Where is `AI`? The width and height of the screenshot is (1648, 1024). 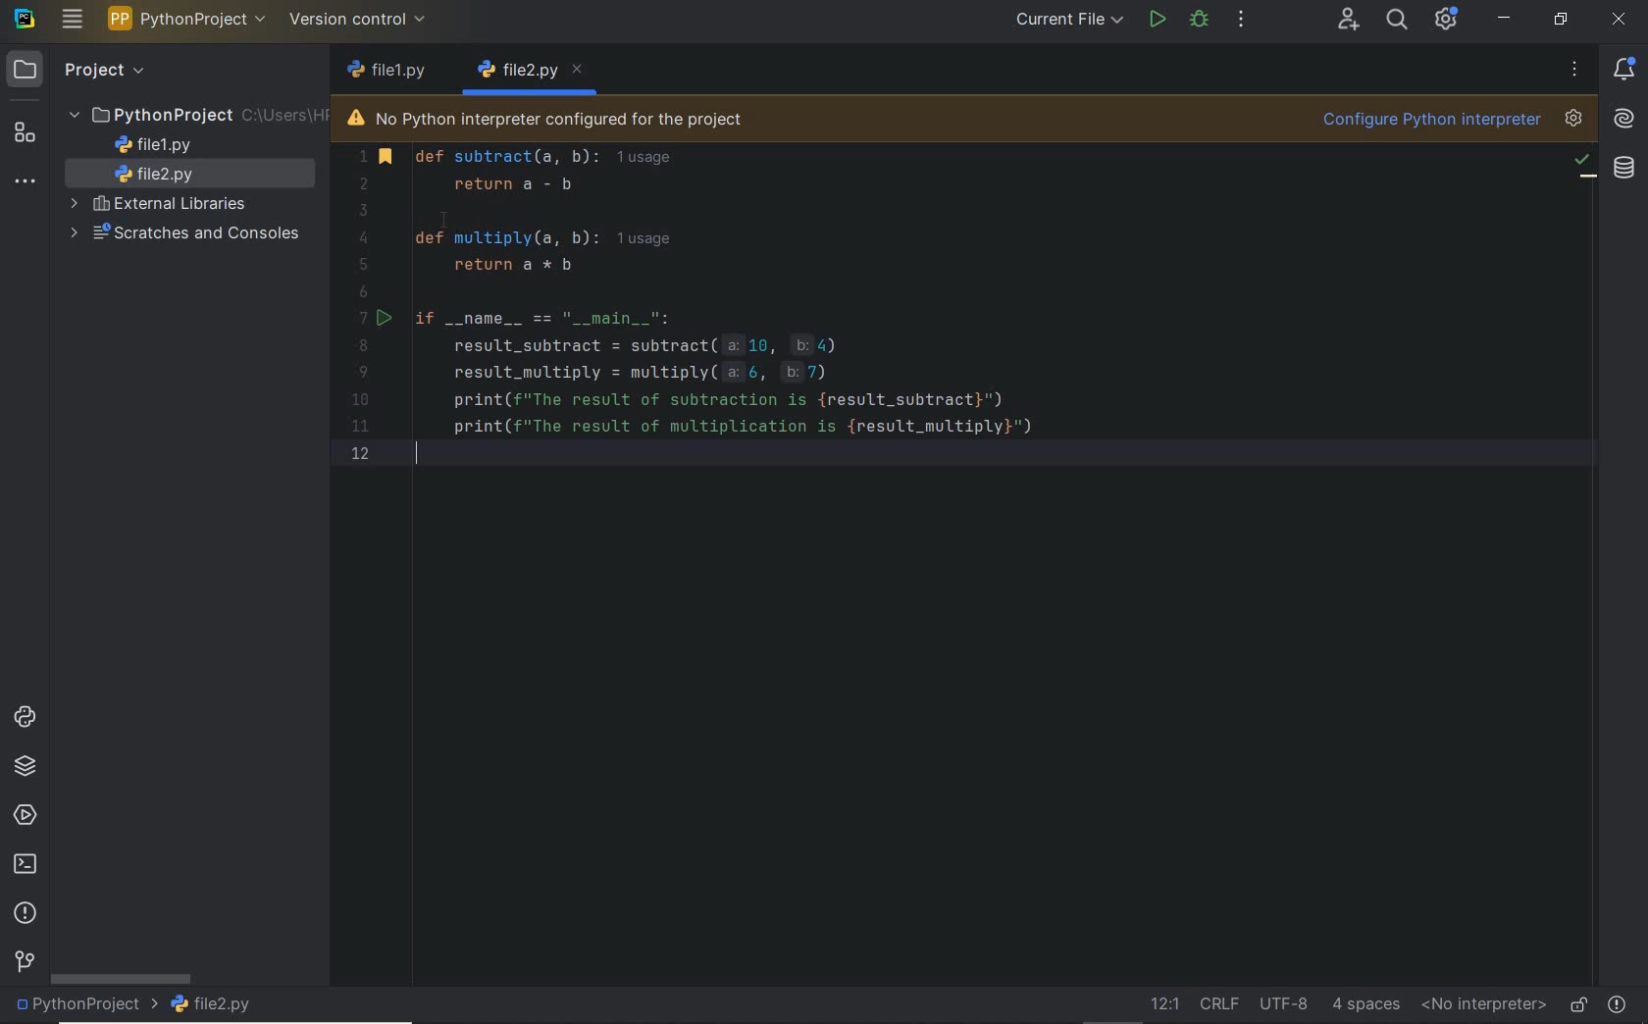
AI is located at coordinates (1624, 121).